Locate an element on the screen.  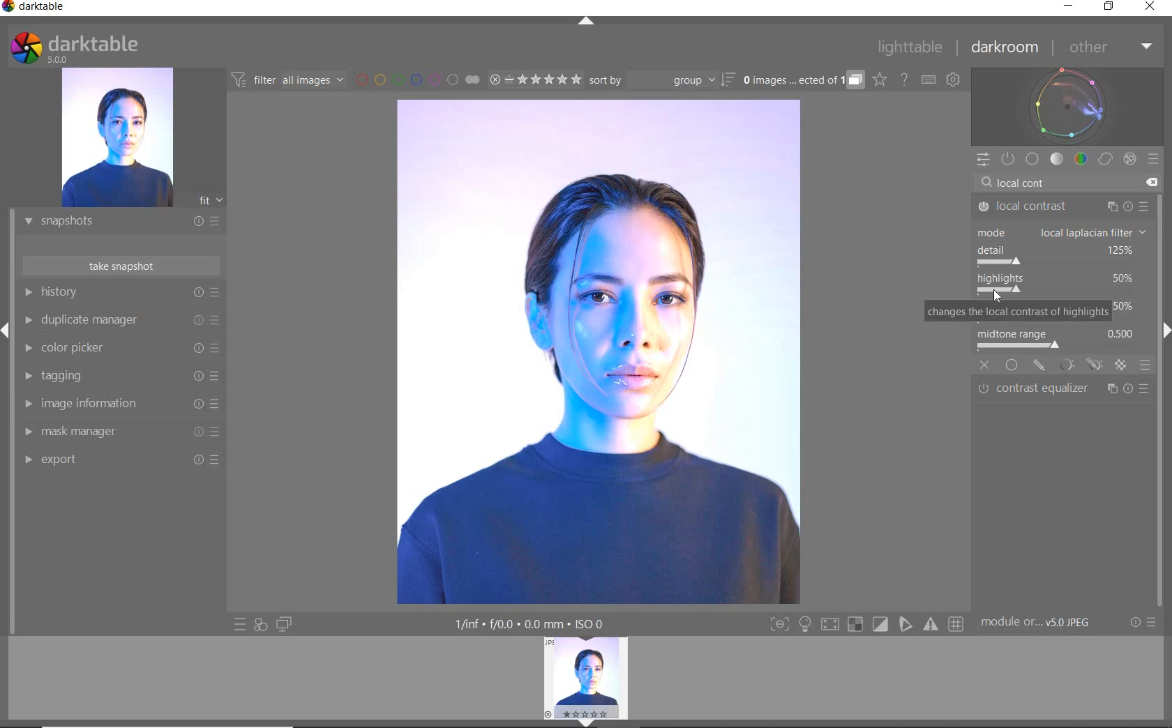
FILTER IMAGES BASED ON THEIR MODULE ORDER is located at coordinates (288, 82).